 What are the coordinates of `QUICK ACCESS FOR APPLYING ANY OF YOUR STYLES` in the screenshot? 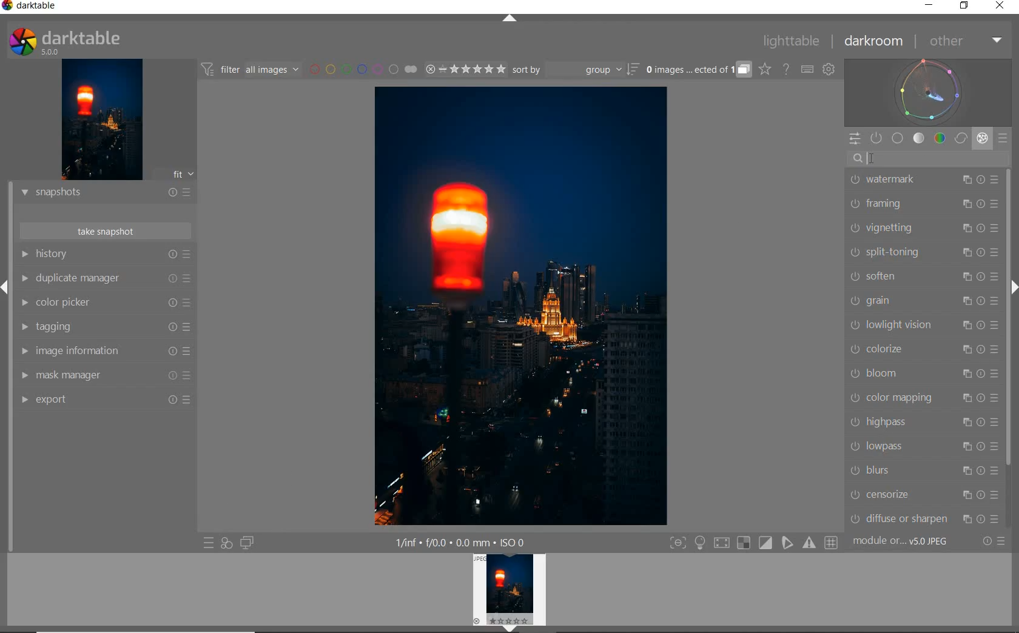 It's located at (226, 543).